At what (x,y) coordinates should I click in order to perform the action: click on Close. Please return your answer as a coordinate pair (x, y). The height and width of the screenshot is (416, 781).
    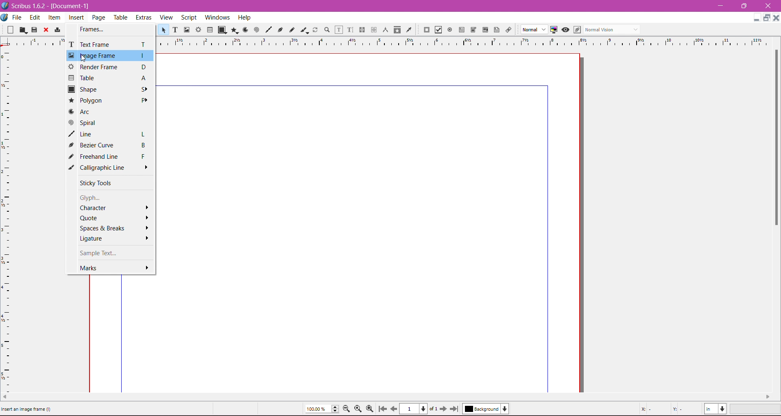
    Looking at the image, I should click on (46, 30).